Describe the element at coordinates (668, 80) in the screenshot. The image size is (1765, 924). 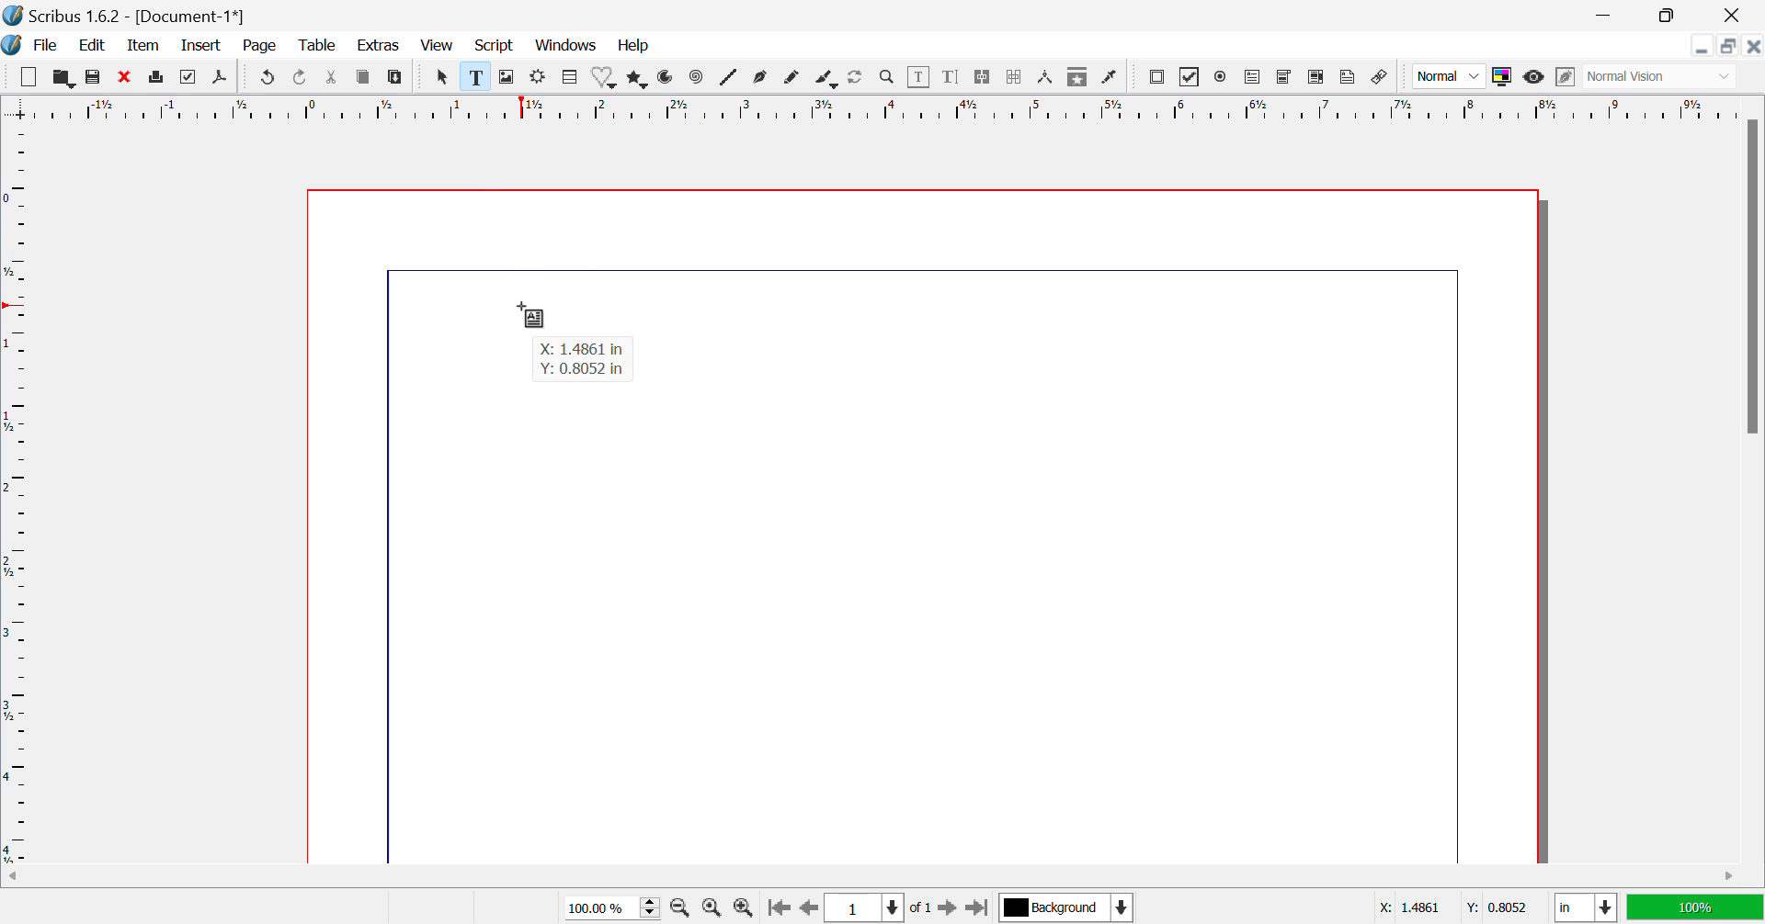
I see `Arcs` at that location.